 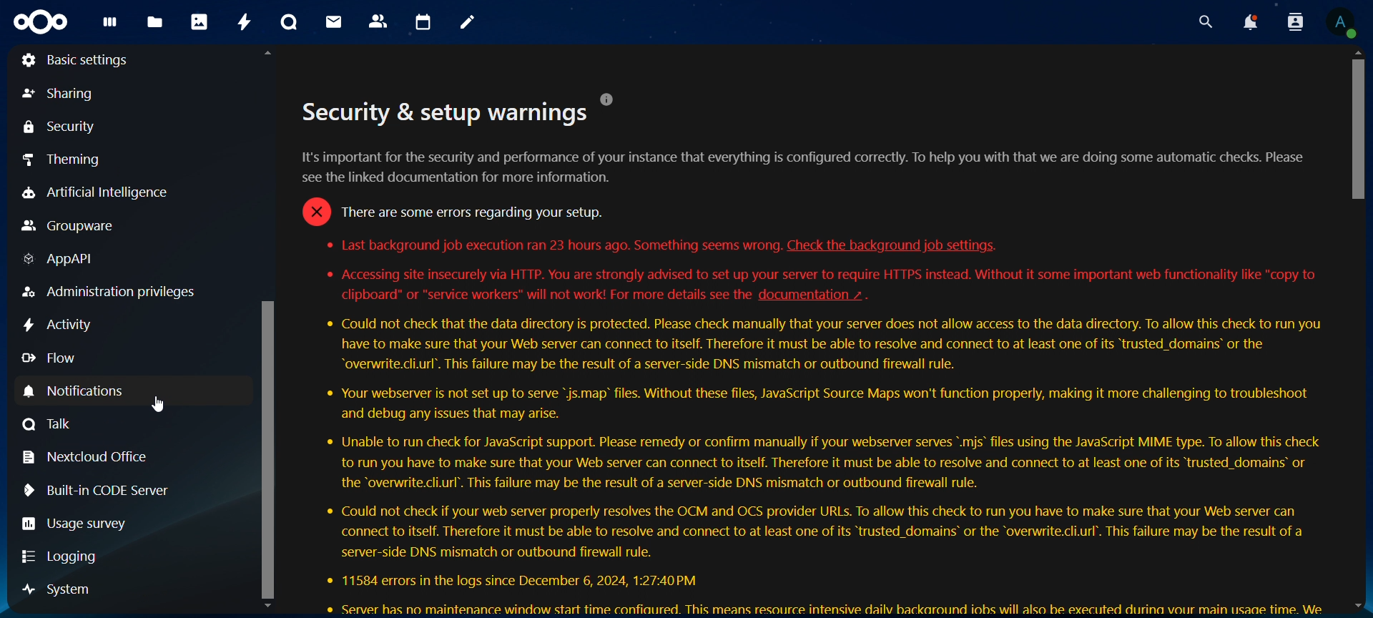 I want to click on contacts, so click(x=378, y=23).